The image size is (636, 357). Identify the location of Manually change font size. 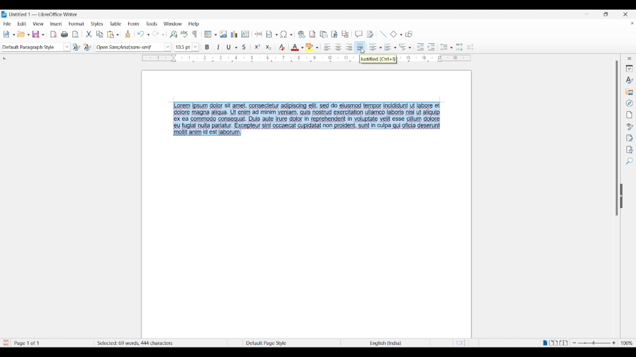
(183, 47).